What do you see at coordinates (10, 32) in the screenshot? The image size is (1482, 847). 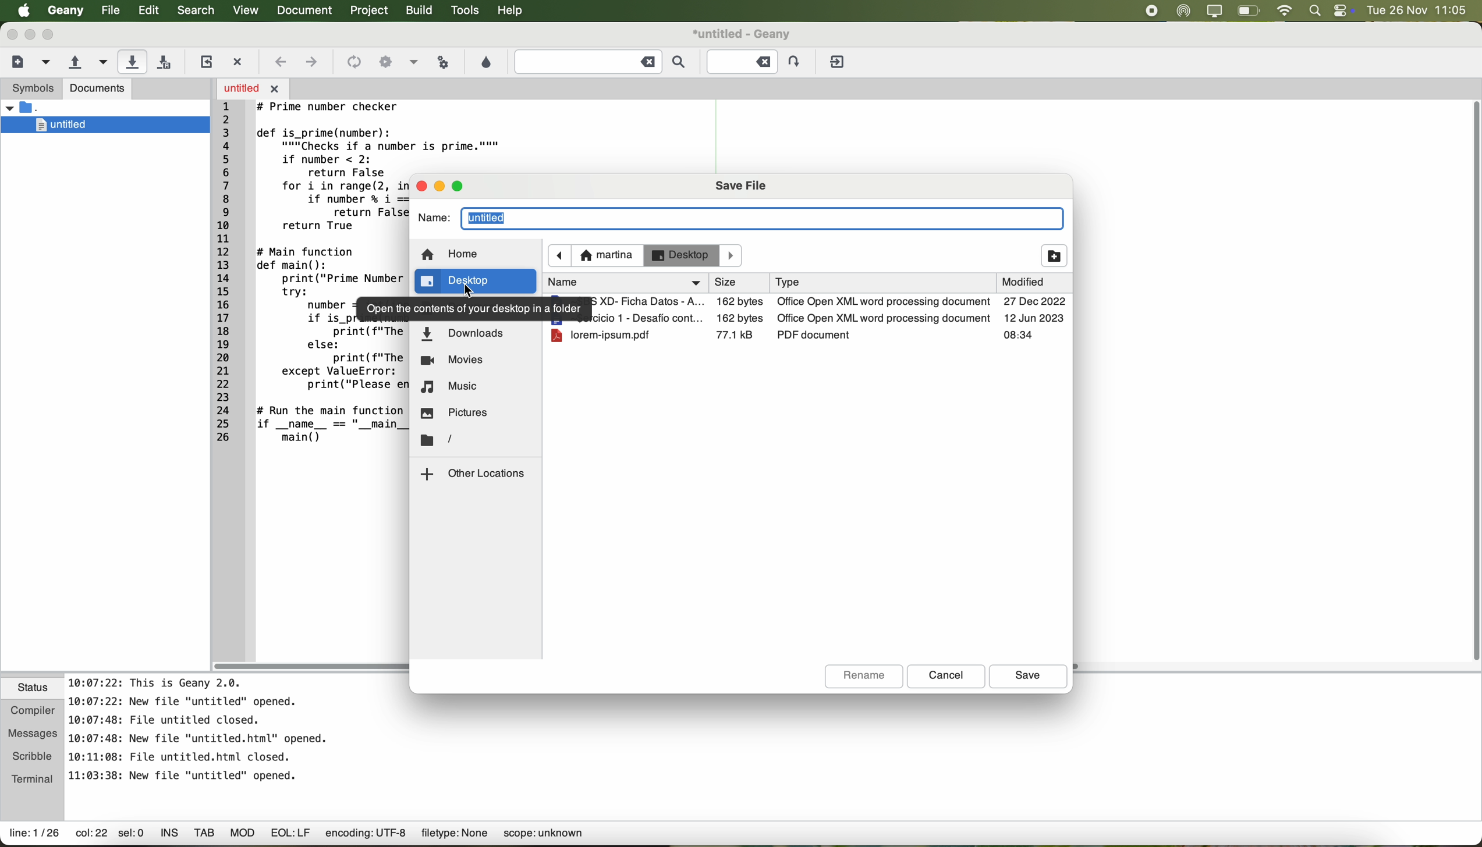 I see `close Geany` at bounding box center [10, 32].